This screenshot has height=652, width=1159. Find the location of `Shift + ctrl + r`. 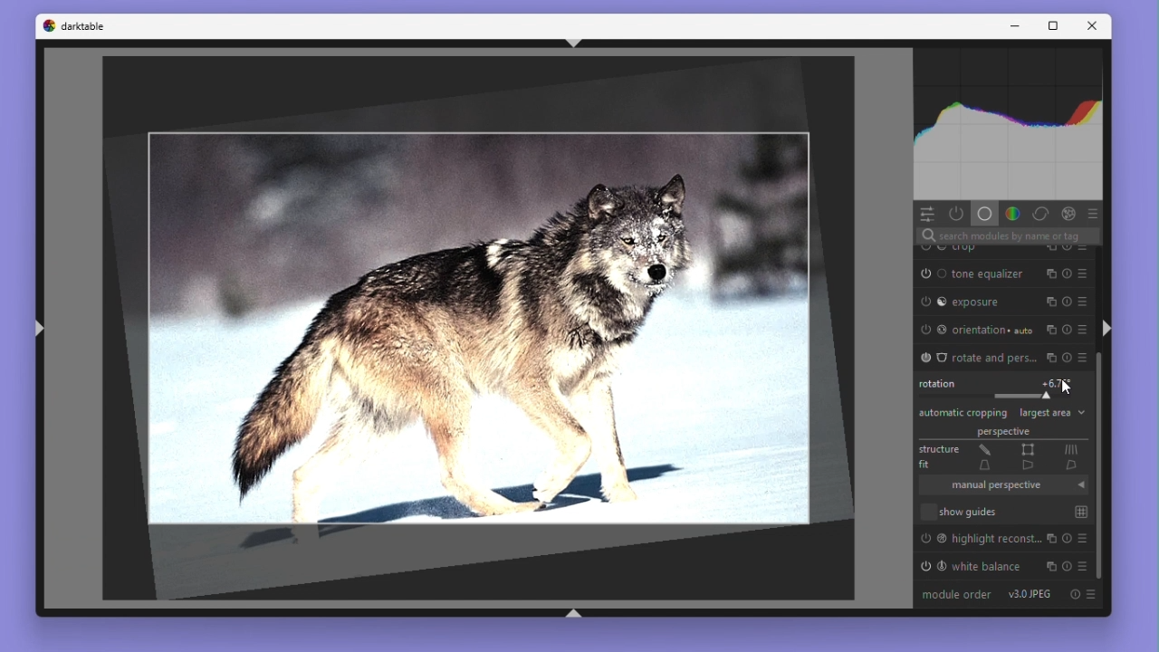

Shift + ctrl + r is located at coordinates (1107, 327).